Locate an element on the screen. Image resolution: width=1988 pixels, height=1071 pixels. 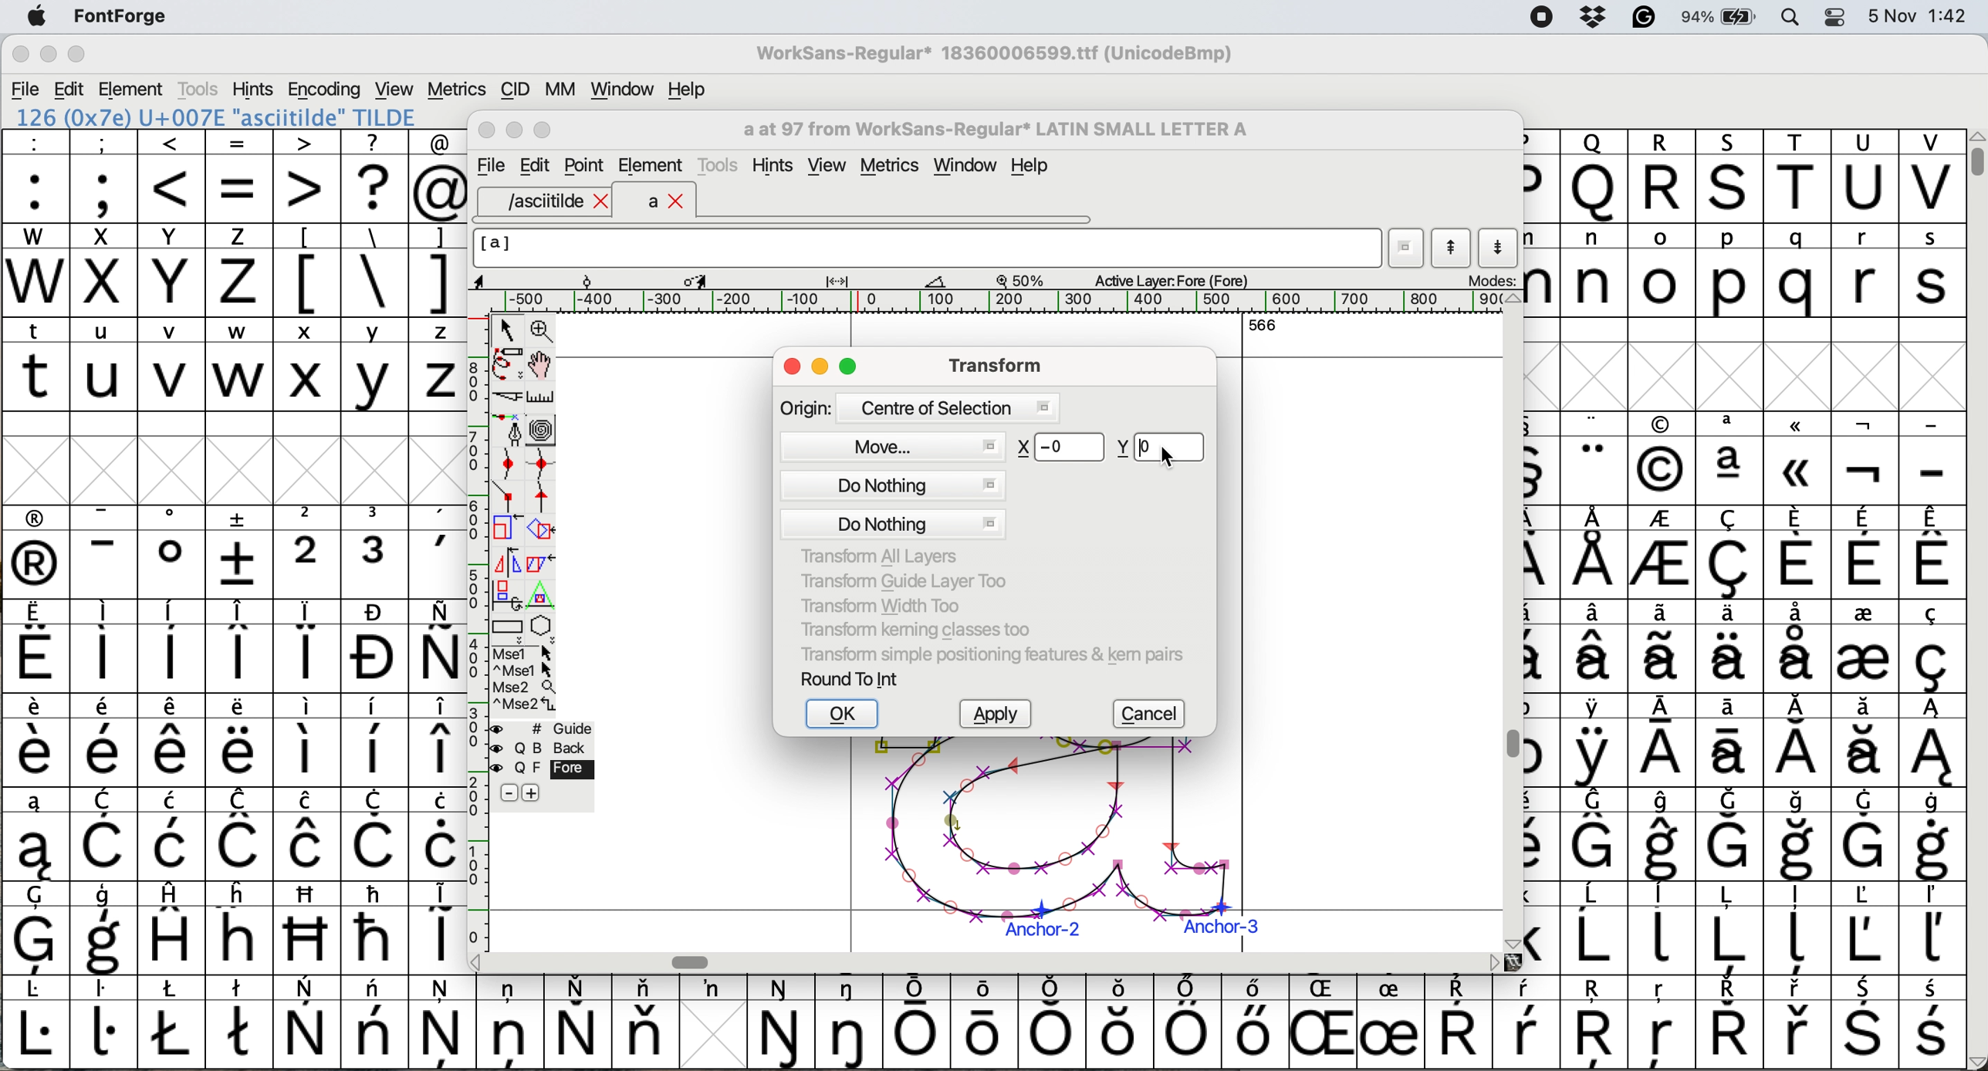
symbol is located at coordinates (1865, 553).